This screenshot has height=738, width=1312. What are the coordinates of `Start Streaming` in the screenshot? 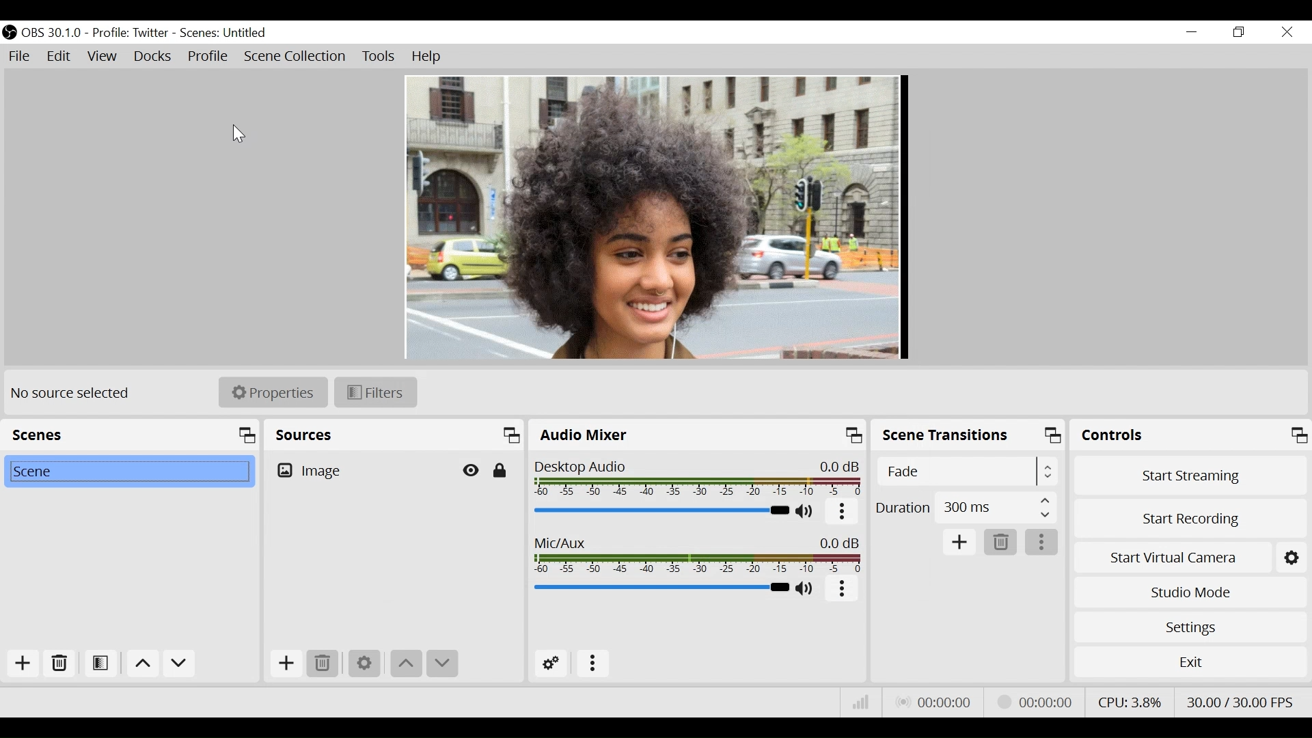 It's located at (1190, 474).